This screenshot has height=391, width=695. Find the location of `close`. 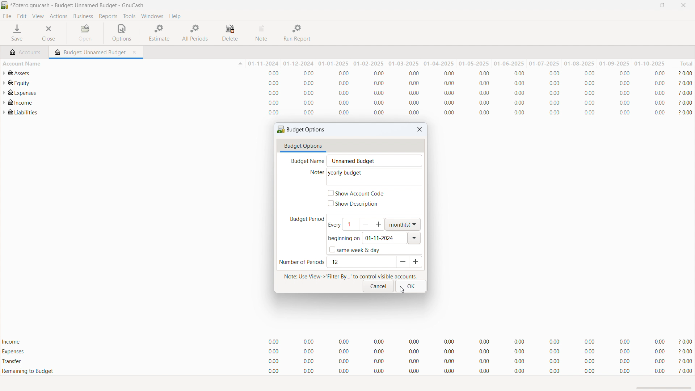

close is located at coordinates (683, 5).